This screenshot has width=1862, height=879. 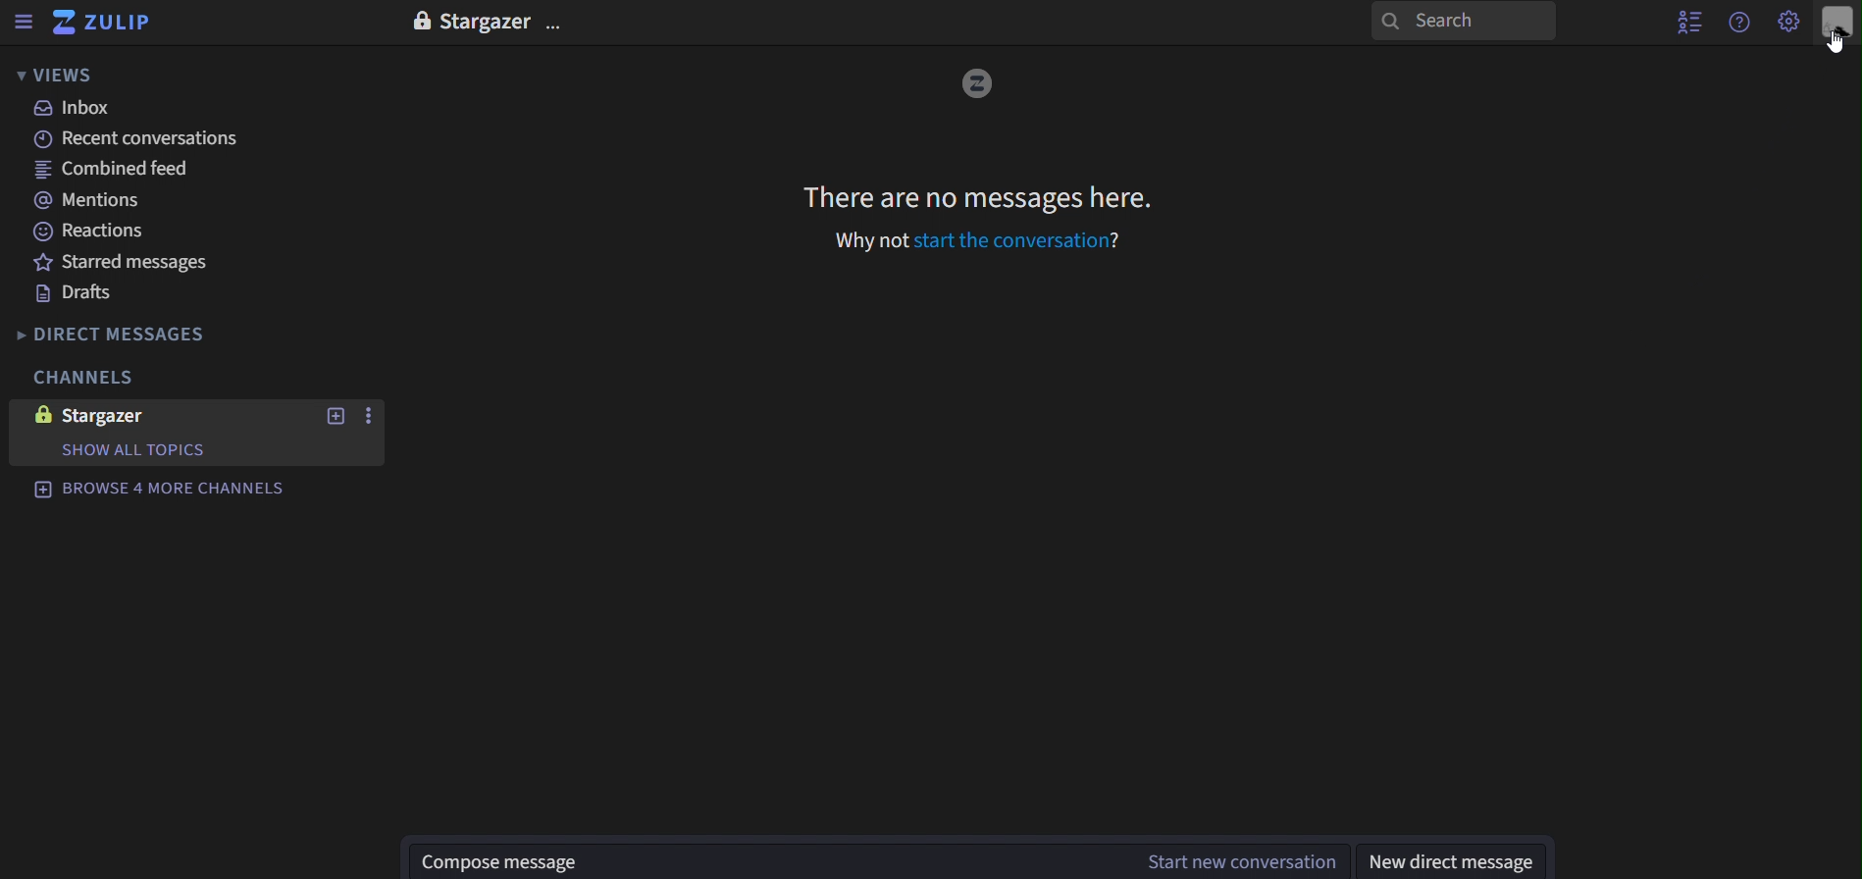 What do you see at coordinates (110, 24) in the screenshot?
I see `zulip` at bounding box center [110, 24].